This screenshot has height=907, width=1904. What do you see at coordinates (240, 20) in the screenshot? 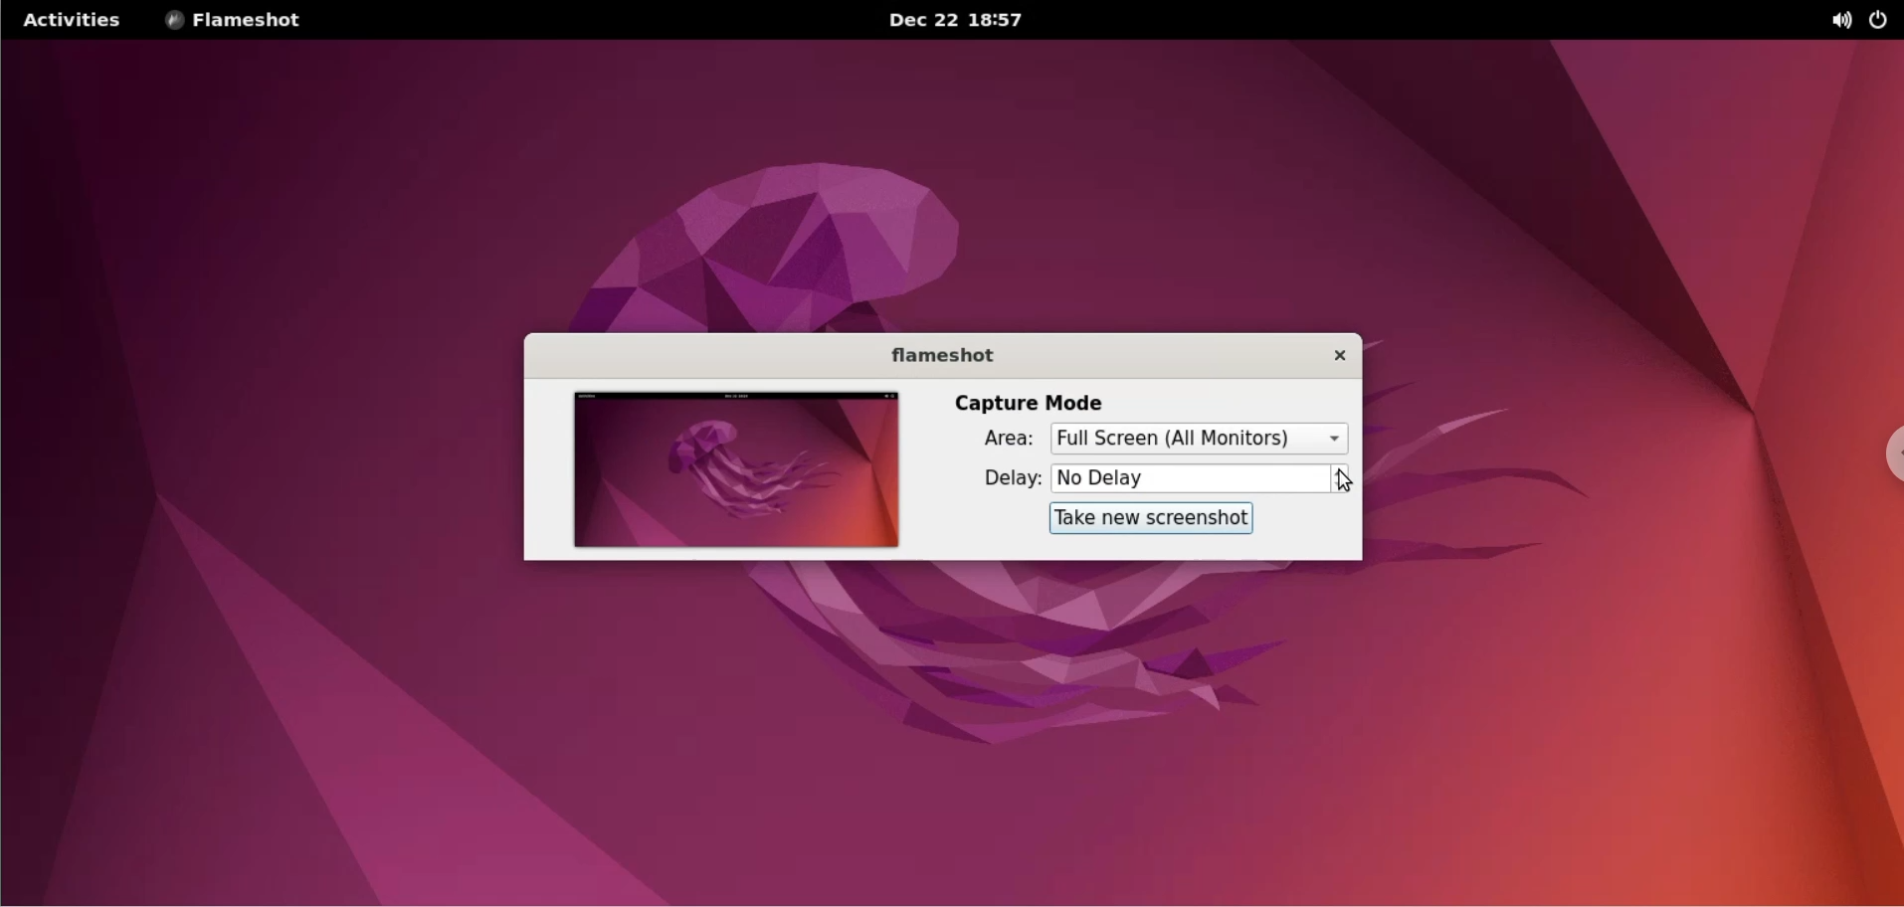
I see `flameshot options` at bounding box center [240, 20].